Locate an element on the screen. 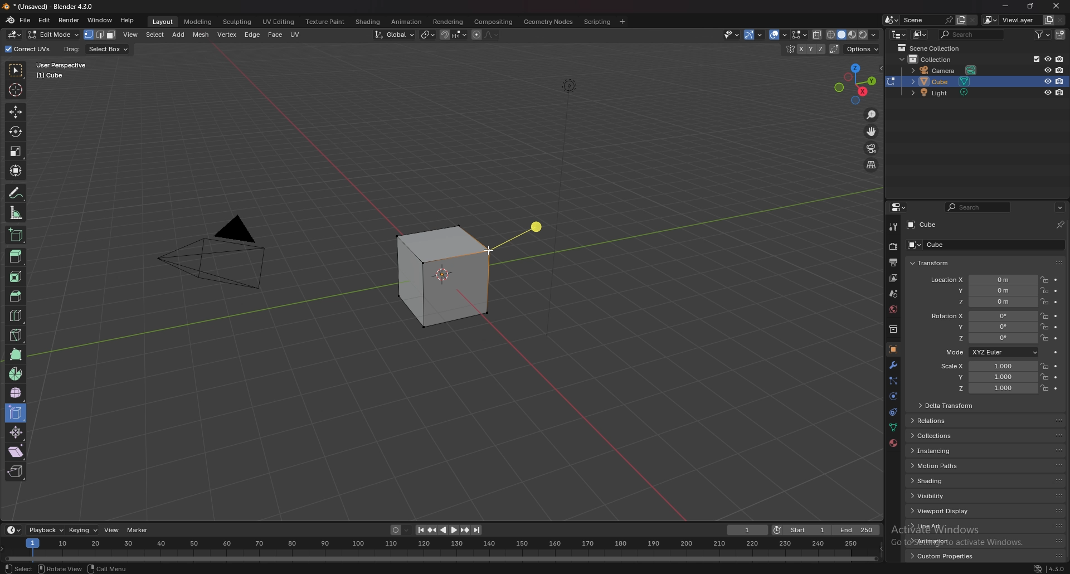 This screenshot has width=1070, height=574. PYRAMID is located at coordinates (221, 254).